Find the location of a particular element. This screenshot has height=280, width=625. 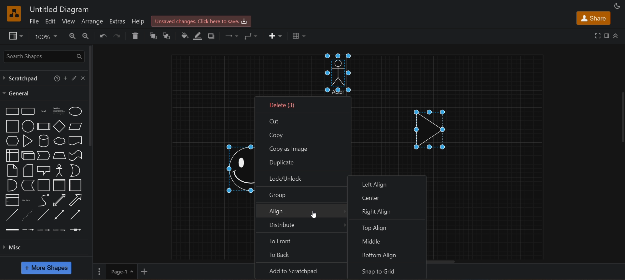

trapezoid is located at coordinates (59, 155).